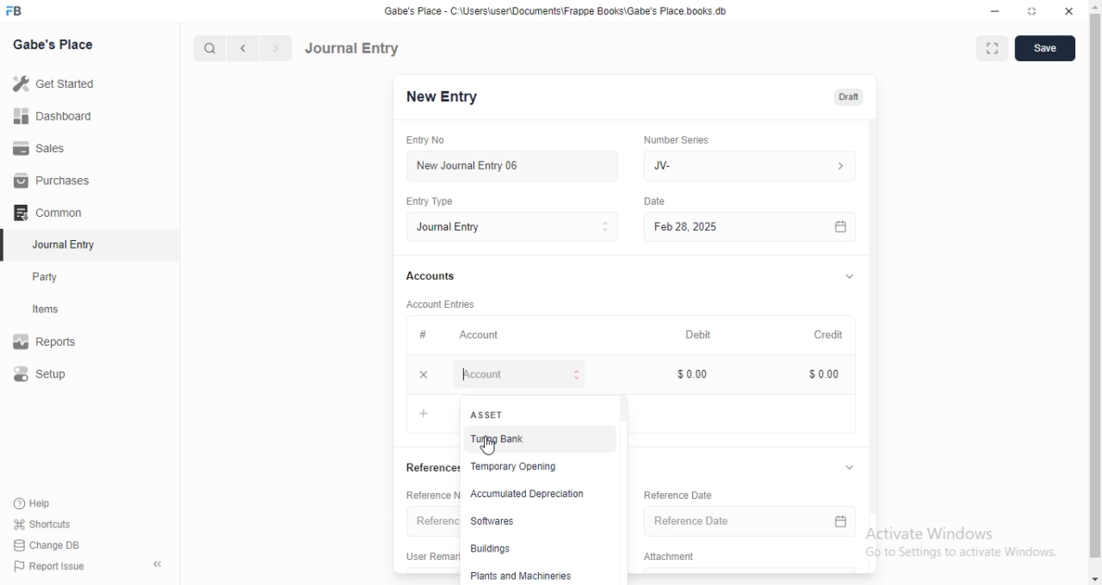 The width and height of the screenshot is (1102, 585). What do you see at coordinates (535, 550) in the screenshot?
I see `Buildings` at bounding box center [535, 550].